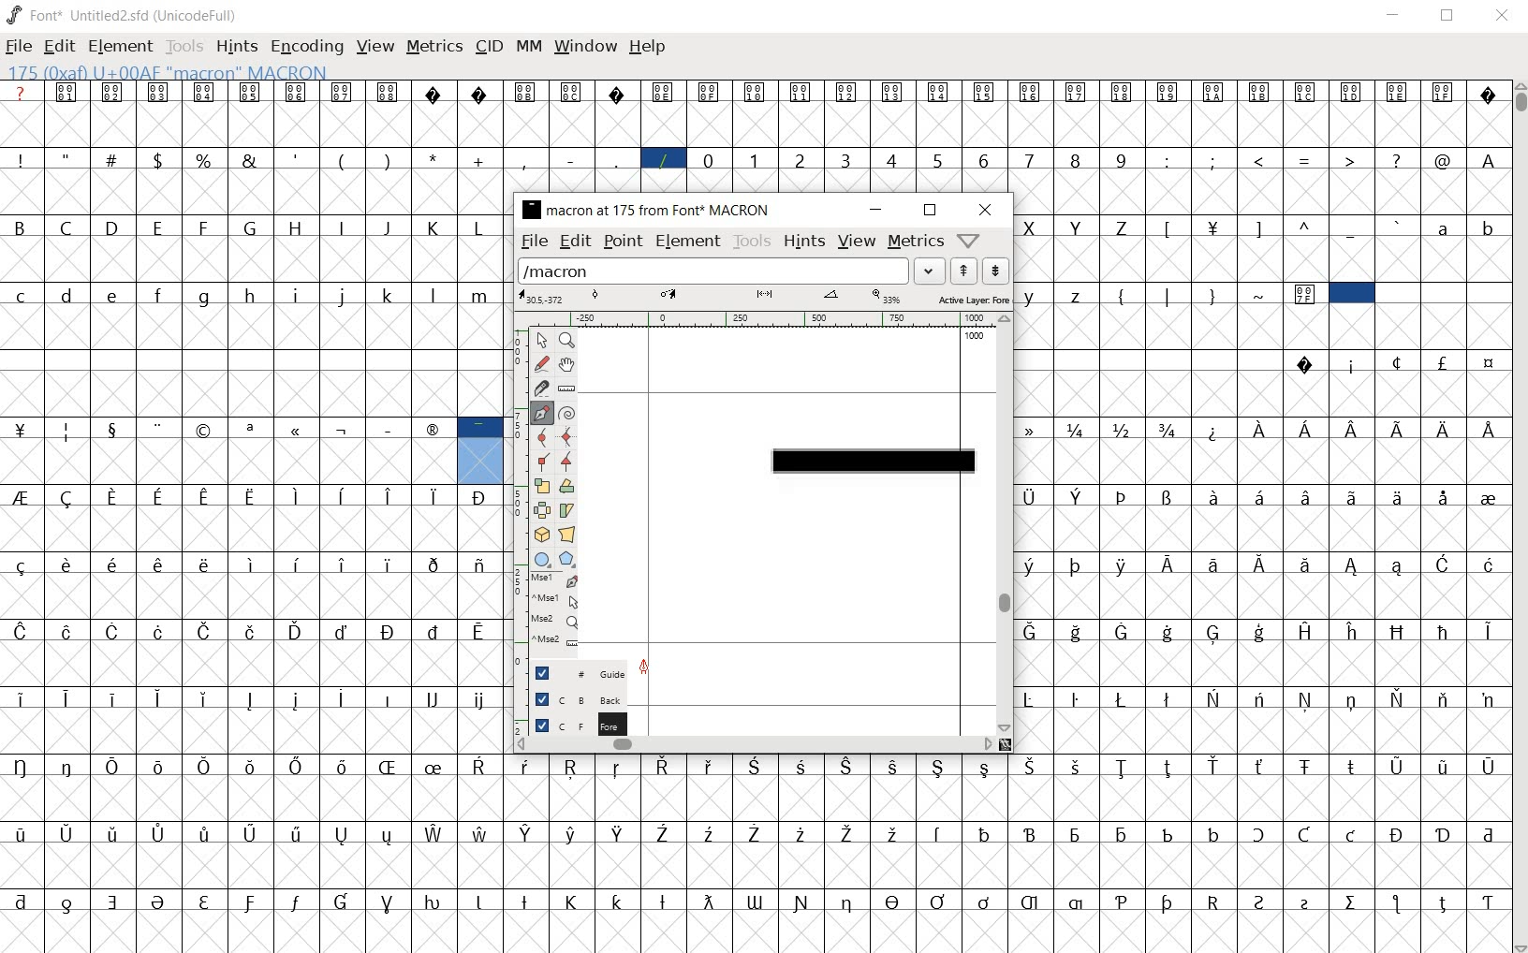 The width and height of the screenshot is (1528, 953). I want to click on Symbol, so click(1031, 495).